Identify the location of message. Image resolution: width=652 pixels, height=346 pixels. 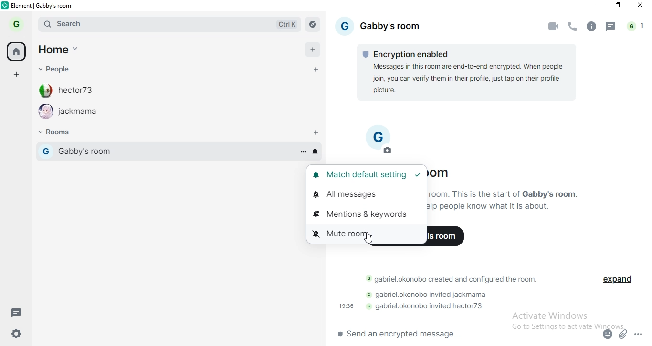
(16, 314).